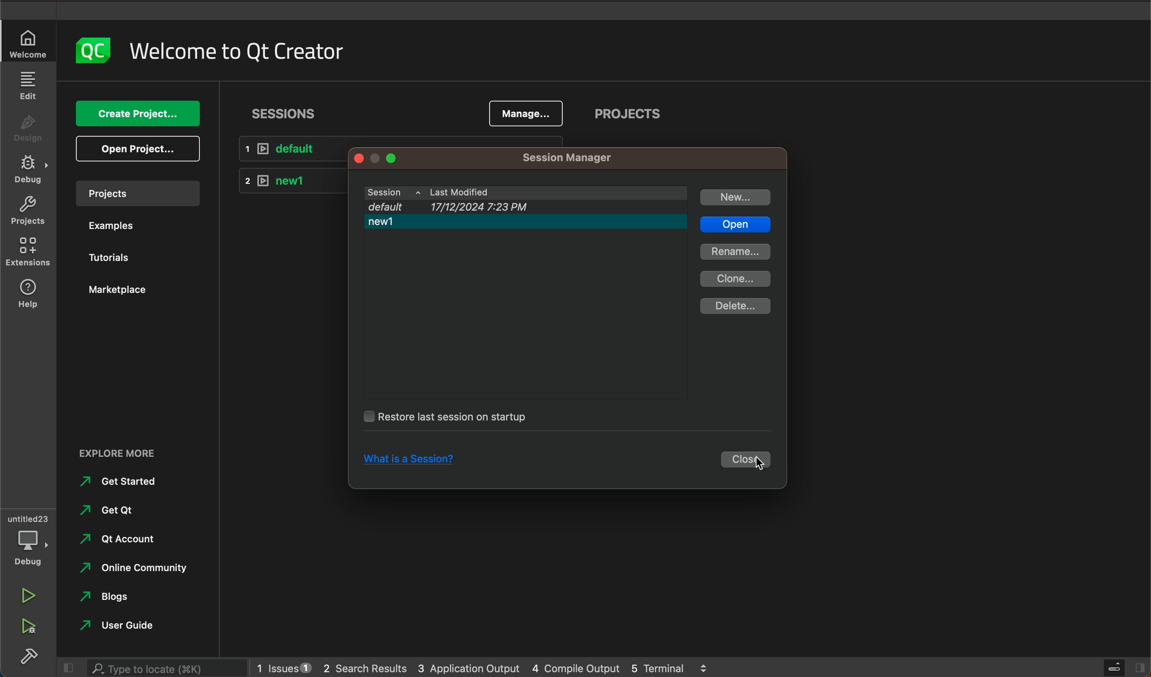 The width and height of the screenshot is (1151, 677). What do you see at coordinates (564, 159) in the screenshot?
I see `session manager` at bounding box center [564, 159].